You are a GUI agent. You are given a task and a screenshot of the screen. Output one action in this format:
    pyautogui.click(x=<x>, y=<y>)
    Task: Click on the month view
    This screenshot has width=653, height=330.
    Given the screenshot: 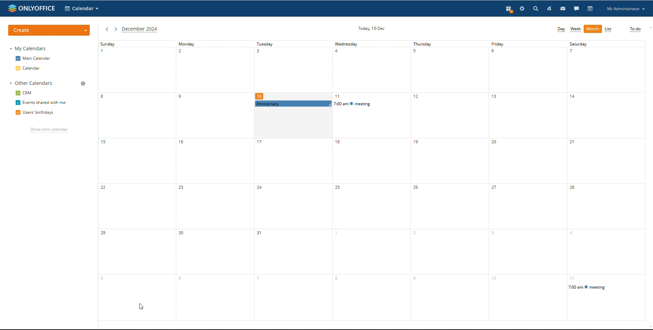 What is the action you would take?
    pyautogui.click(x=593, y=29)
    